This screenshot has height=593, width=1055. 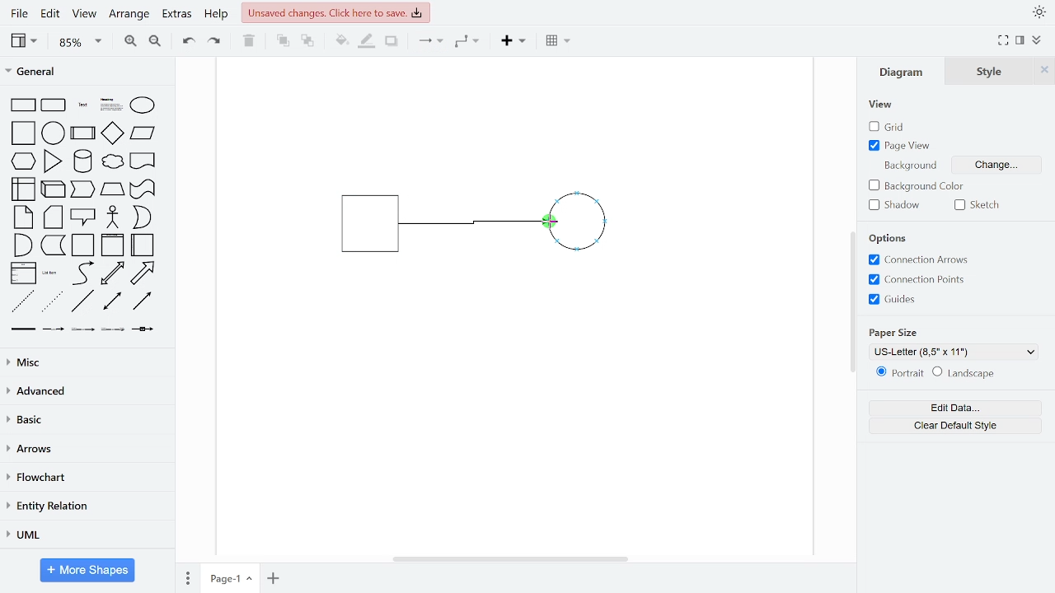 What do you see at coordinates (54, 245) in the screenshot?
I see `data storage` at bounding box center [54, 245].